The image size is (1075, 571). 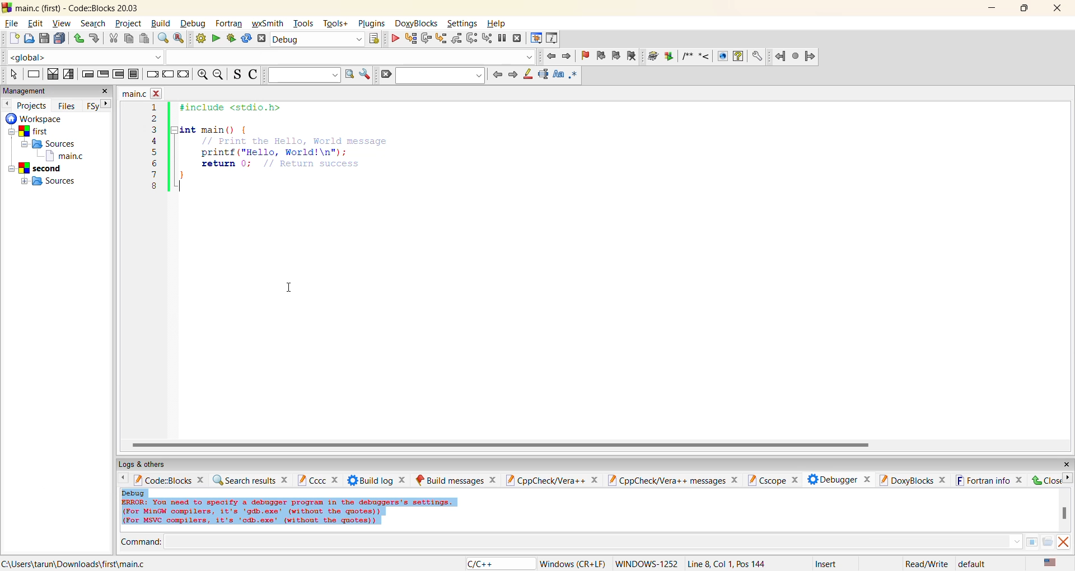 I want to click on continue instruction, so click(x=167, y=75).